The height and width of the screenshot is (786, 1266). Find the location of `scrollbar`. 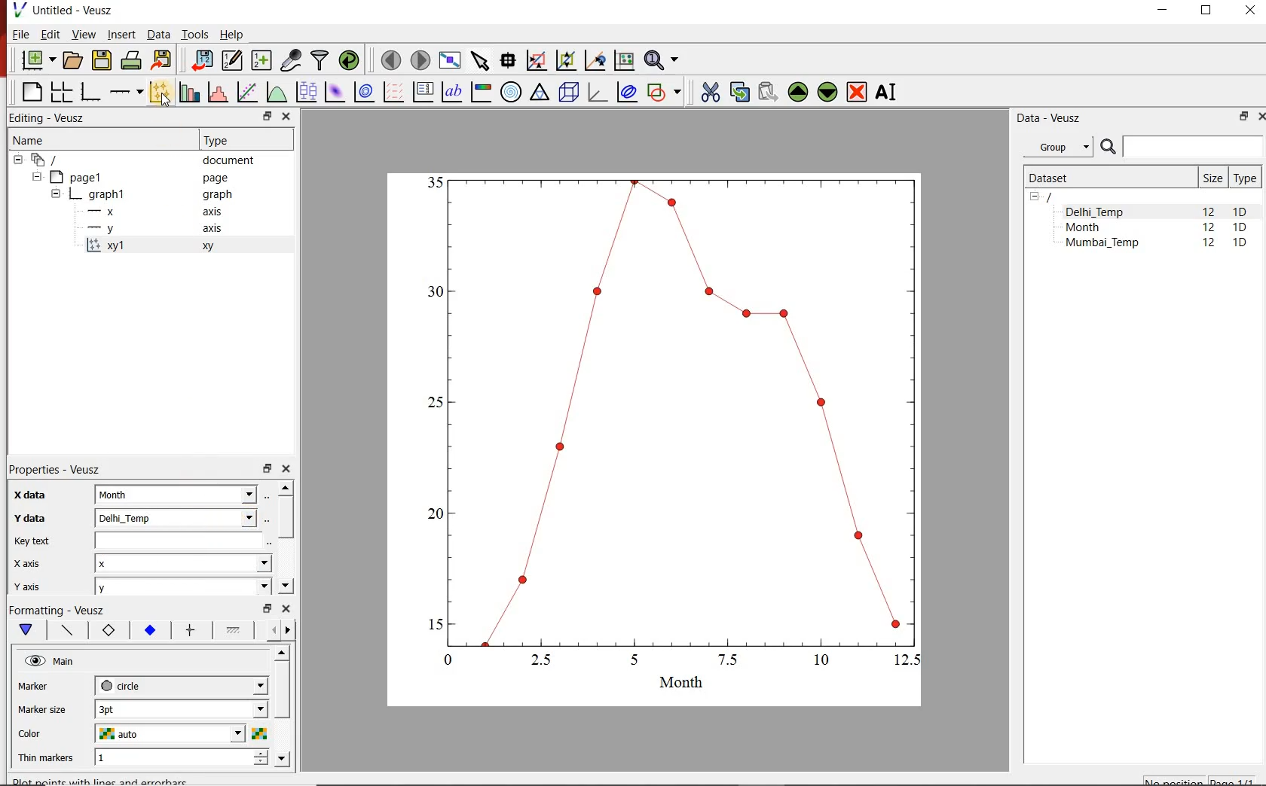

scrollbar is located at coordinates (283, 708).